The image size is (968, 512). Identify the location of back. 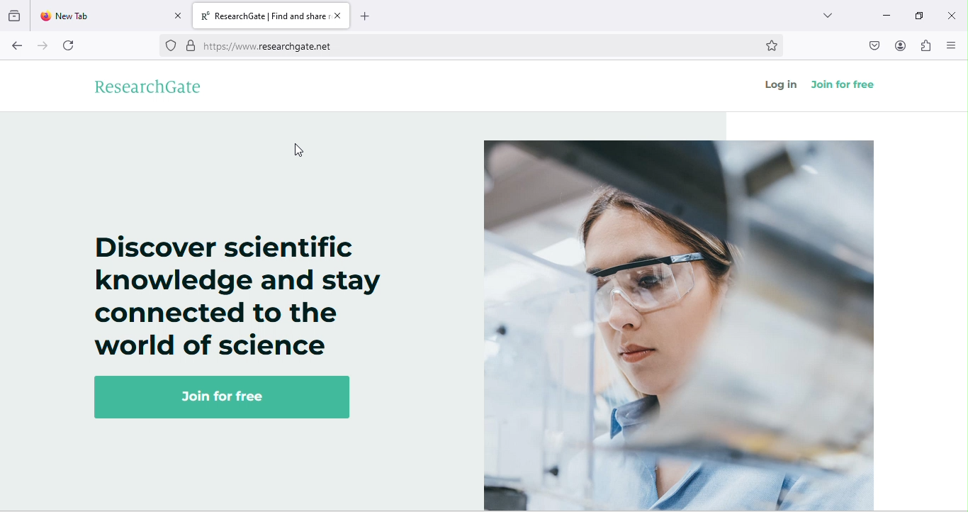
(18, 47).